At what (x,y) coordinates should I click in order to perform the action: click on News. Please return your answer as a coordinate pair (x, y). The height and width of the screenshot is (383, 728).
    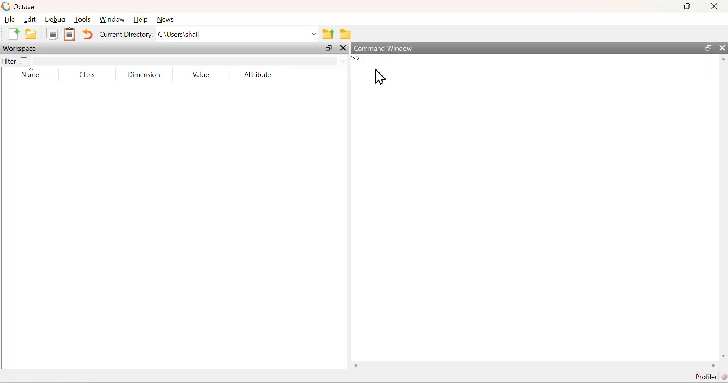
    Looking at the image, I should click on (165, 20).